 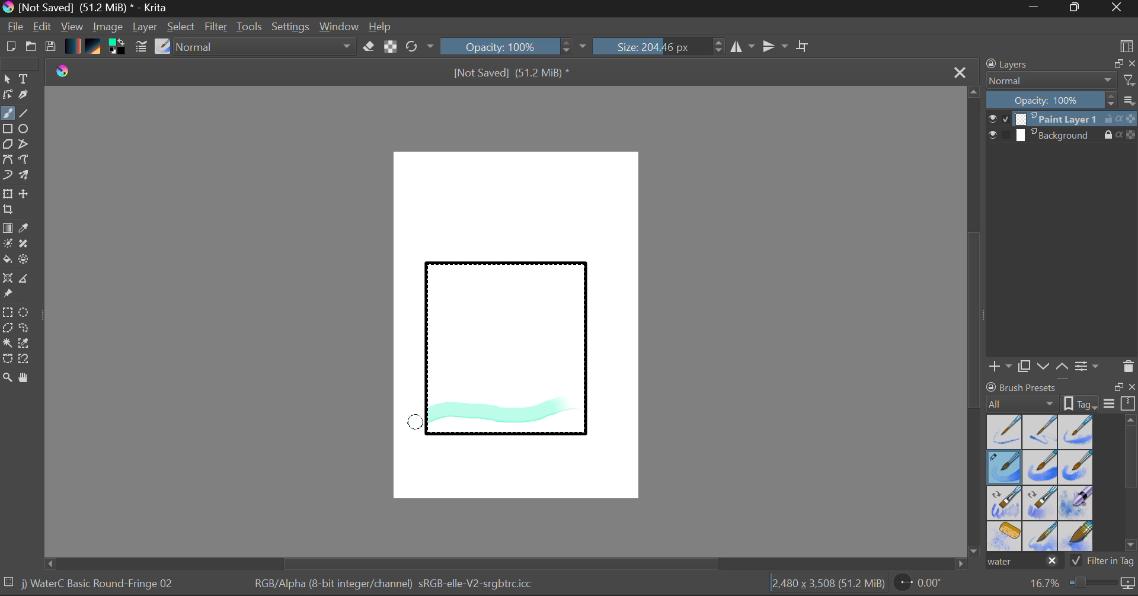 I want to click on Move Layer Up, so click(x=1063, y=366).